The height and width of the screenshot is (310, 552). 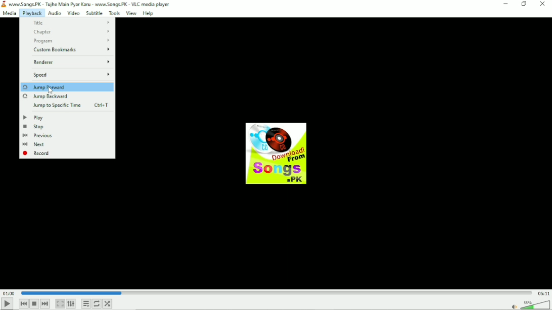 What do you see at coordinates (32, 13) in the screenshot?
I see `Playback` at bounding box center [32, 13].